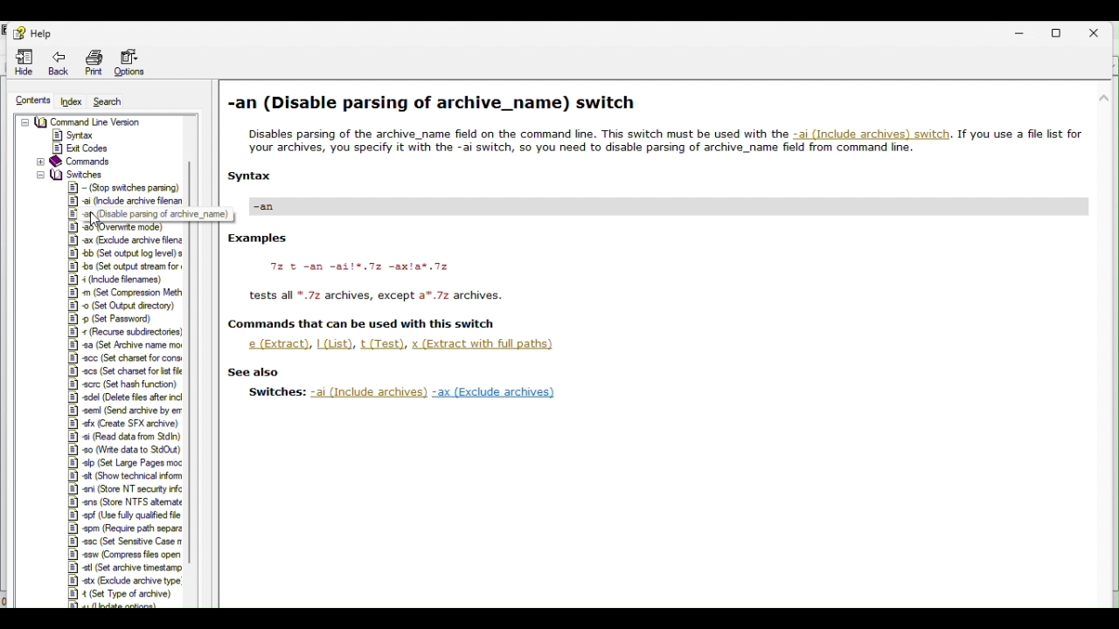 The image size is (1119, 629). I want to click on §] sa (Set Archive name mor, so click(125, 346).